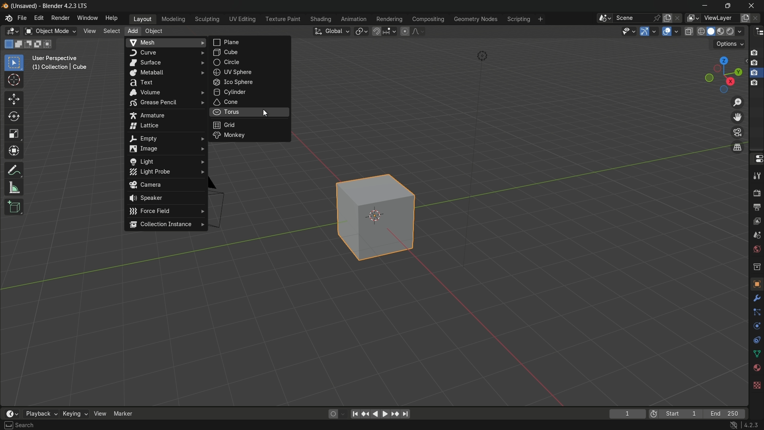  I want to click on keyboard space bar to search, so click(8, 425).